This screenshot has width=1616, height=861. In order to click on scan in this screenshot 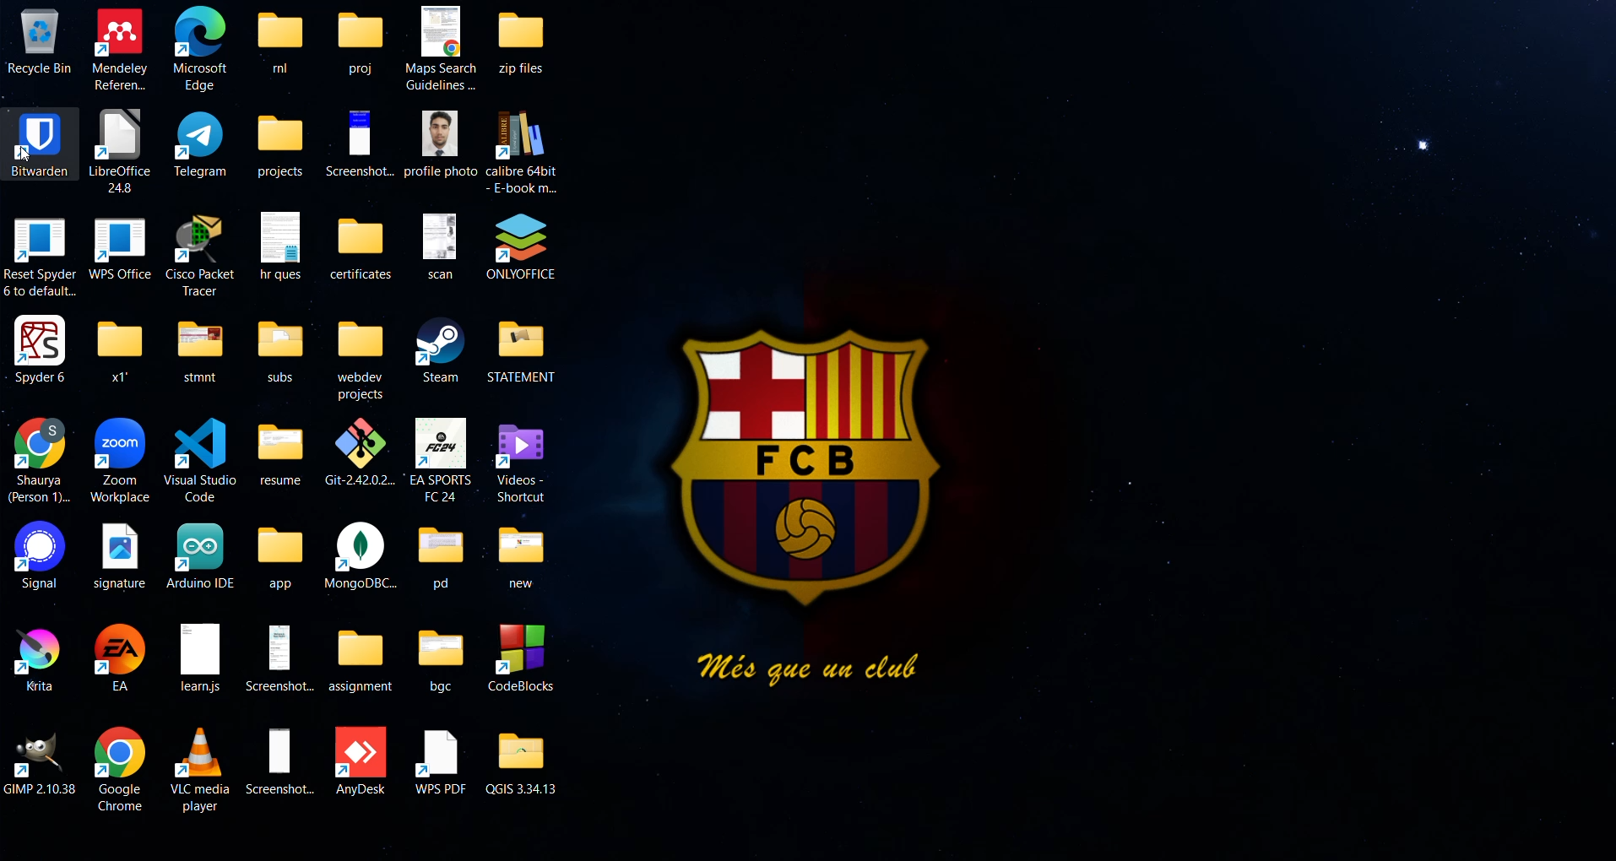, I will do `click(437, 245)`.